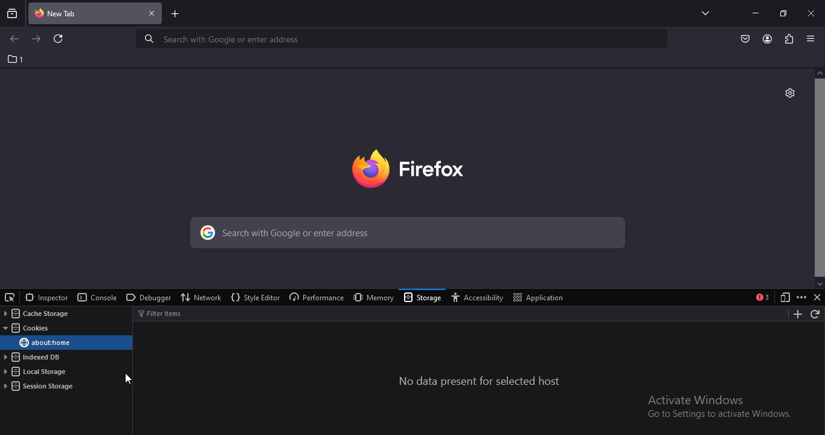 The width and height of the screenshot is (825, 435). I want to click on accessibilty, so click(480, 298).